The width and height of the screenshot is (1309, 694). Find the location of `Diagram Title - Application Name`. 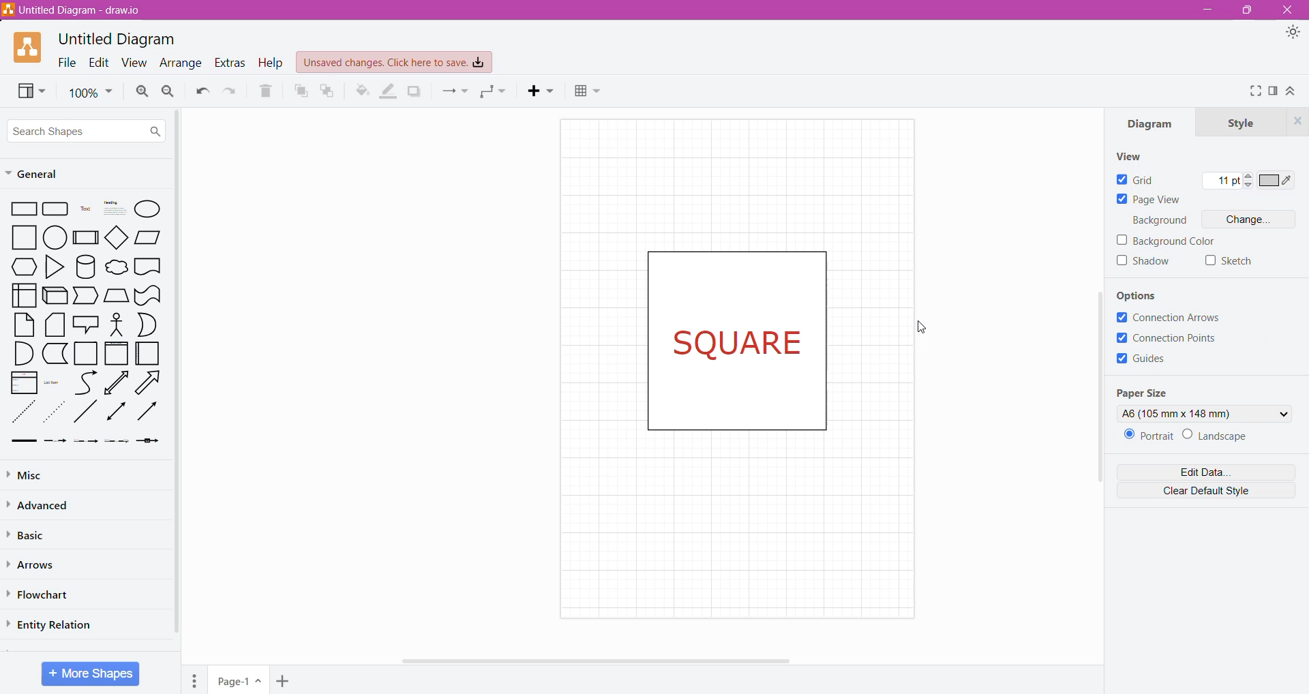

Diagram Title - Application Name is located at coordinates (78, 10).